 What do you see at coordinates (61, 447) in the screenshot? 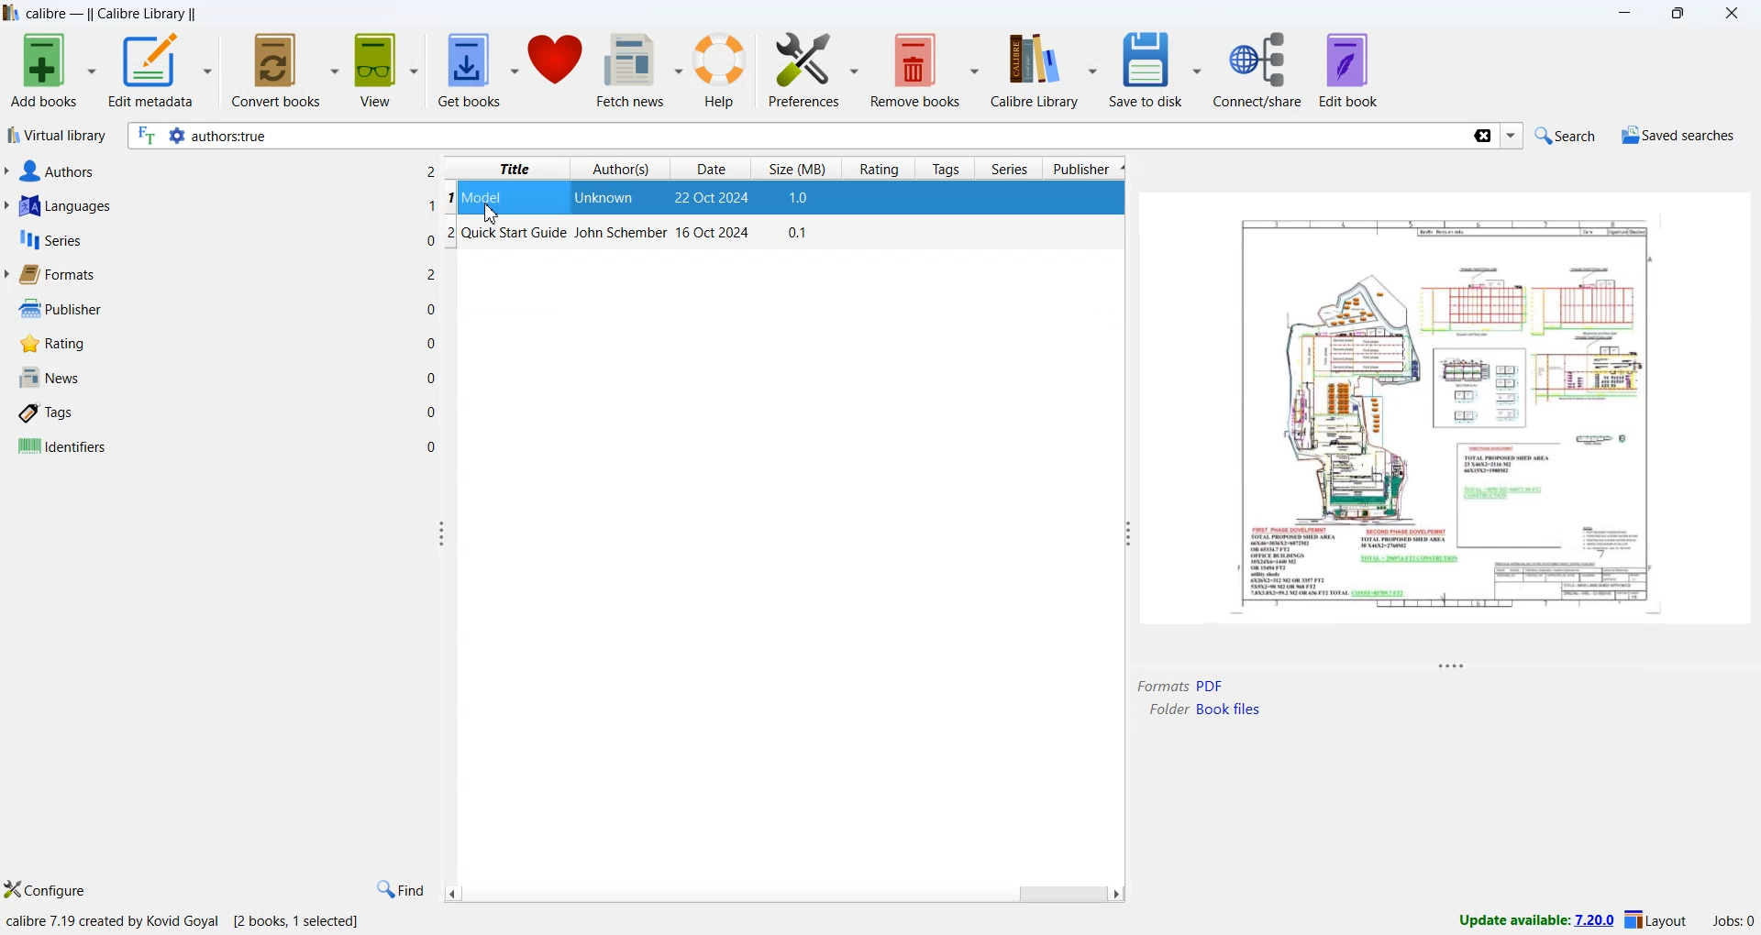
I see `identifiers` at bounding box center [61, 447].